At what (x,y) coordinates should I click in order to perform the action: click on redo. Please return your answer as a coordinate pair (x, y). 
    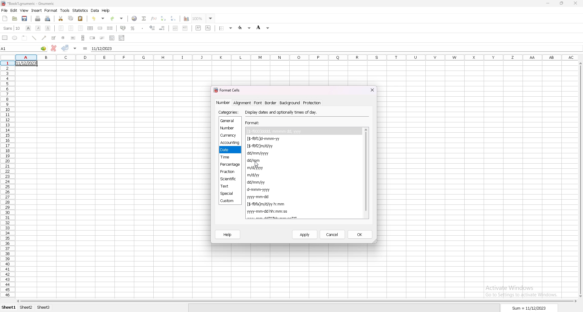
    Looking at the image, I should click on (117, 18).